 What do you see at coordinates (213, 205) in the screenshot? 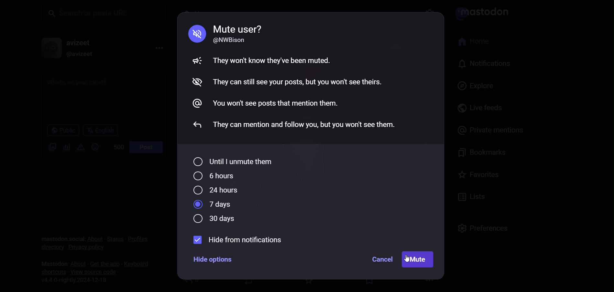
I see `7 days selected` at bounding box center [213, 205].